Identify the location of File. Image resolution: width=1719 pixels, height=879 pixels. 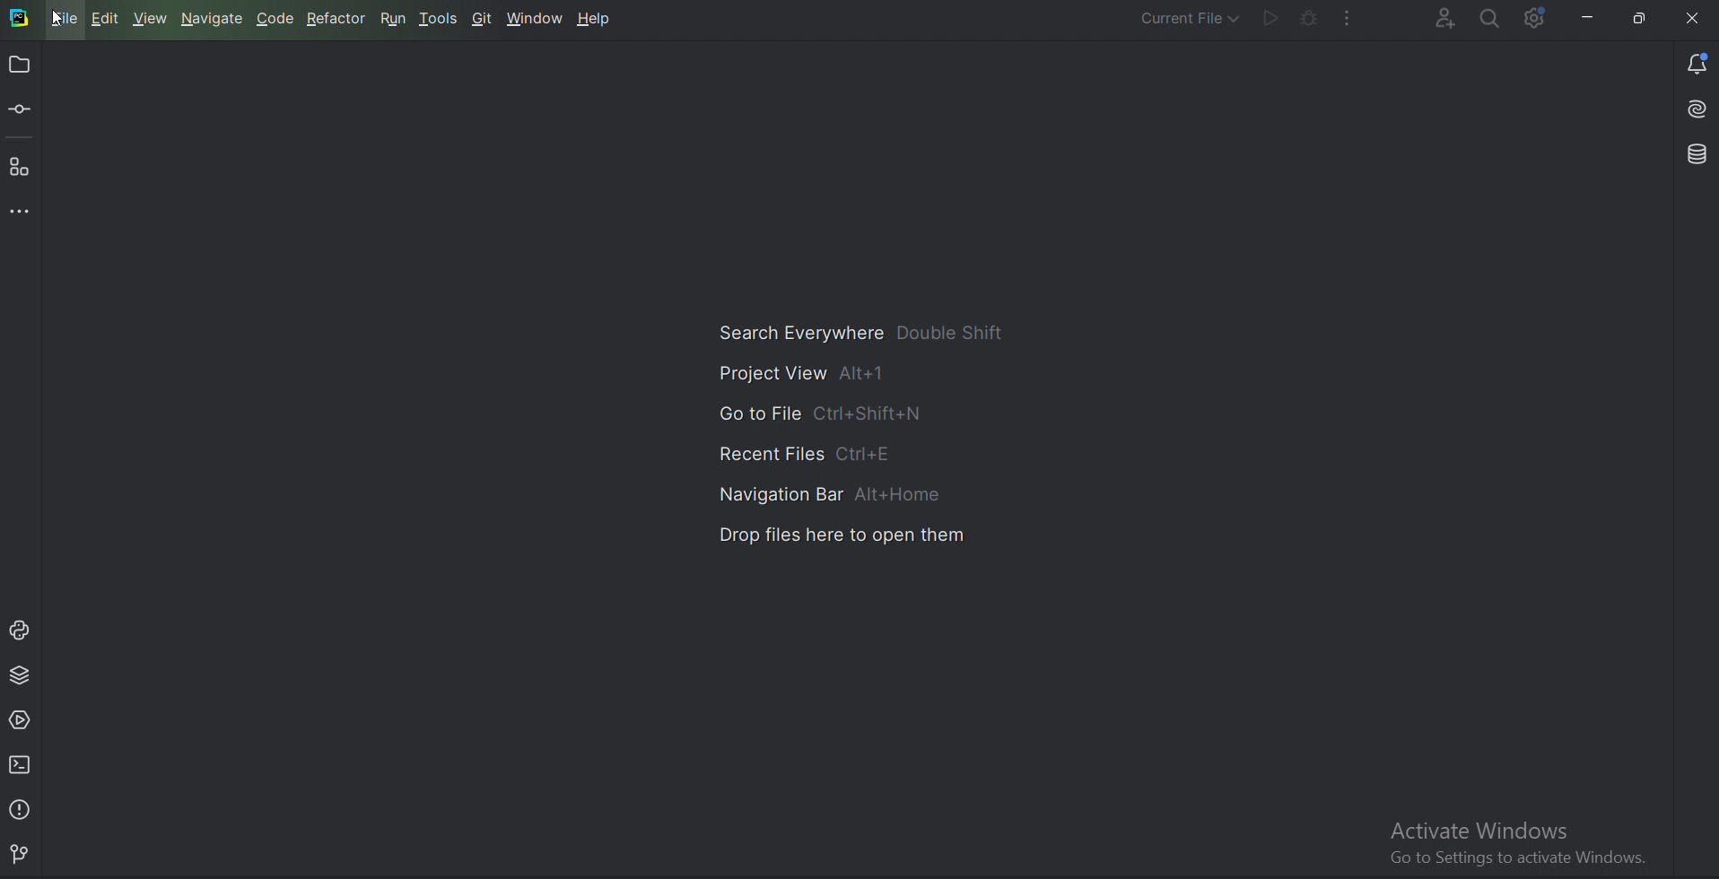
(62, 20).